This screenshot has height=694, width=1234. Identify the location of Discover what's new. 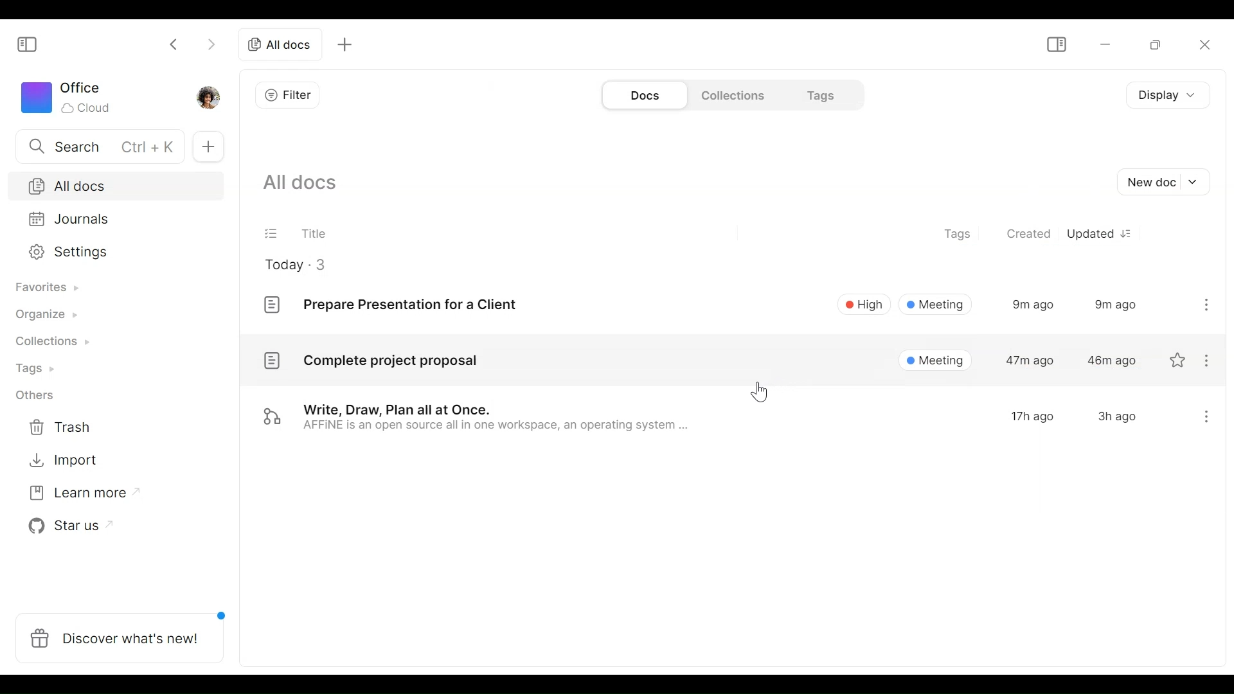
(120, 636).